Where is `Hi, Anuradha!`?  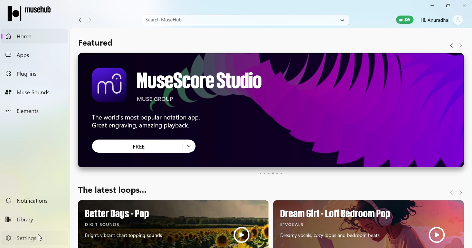
Hi, Anuradha! is located at coordinates (435, 19).